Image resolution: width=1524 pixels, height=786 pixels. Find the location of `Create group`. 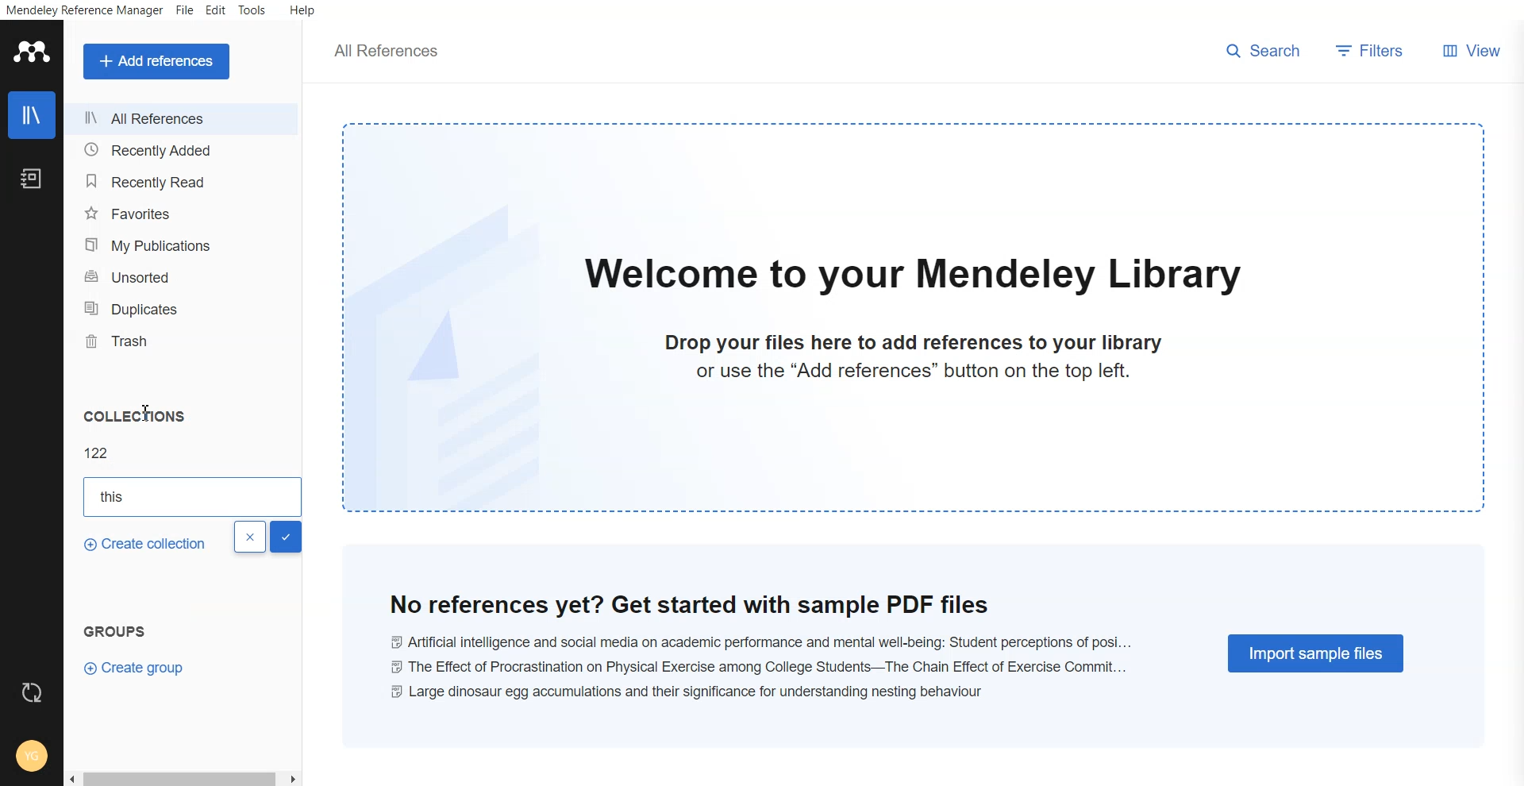

Create group is located at coordinates (142, 668).